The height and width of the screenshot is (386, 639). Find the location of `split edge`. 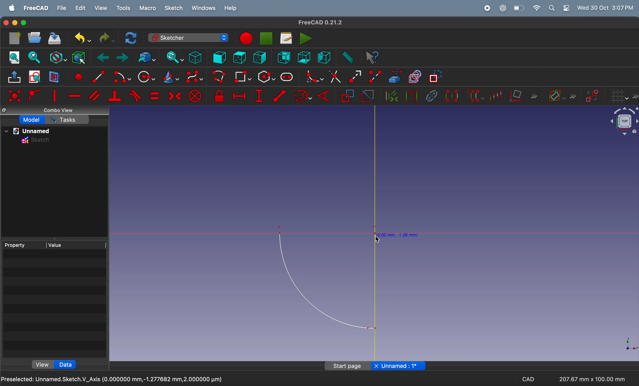

split edge is located at coordinates (376, 76).